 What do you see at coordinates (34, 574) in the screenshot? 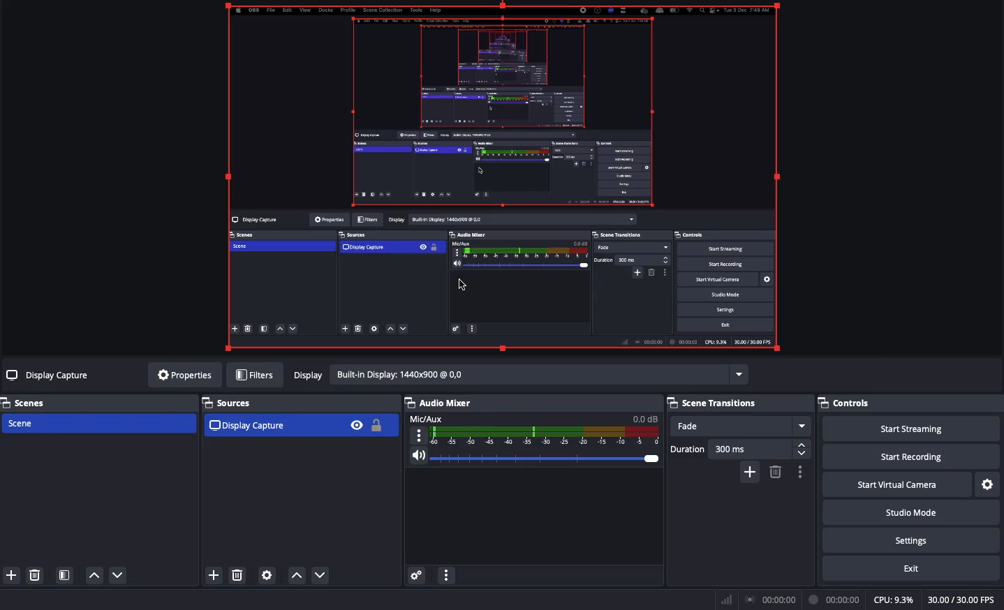
I see `Delete` at bounding box center [34, 574].